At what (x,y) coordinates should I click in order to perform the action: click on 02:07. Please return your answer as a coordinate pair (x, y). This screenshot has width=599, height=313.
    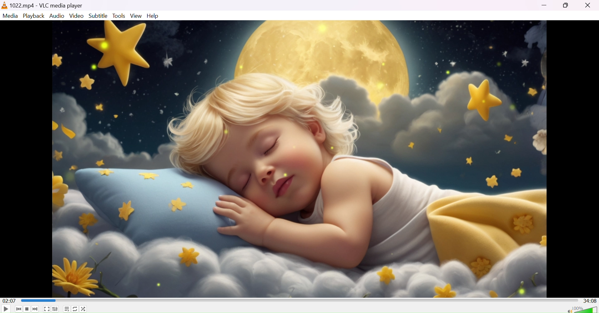
    Looking at the image, I should click on (9, 301).